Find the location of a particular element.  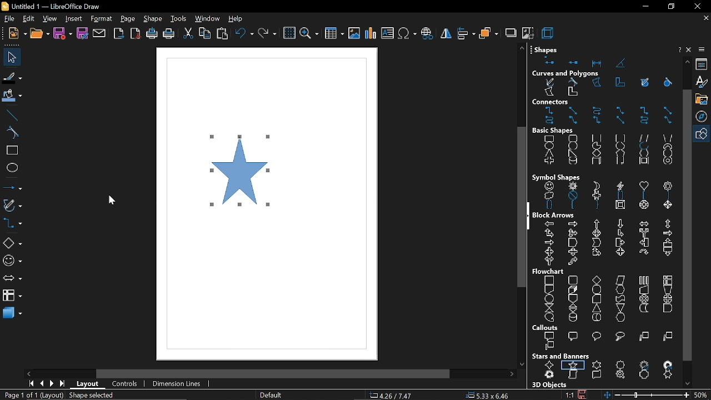

shapes is located at coordinates (606, 62).